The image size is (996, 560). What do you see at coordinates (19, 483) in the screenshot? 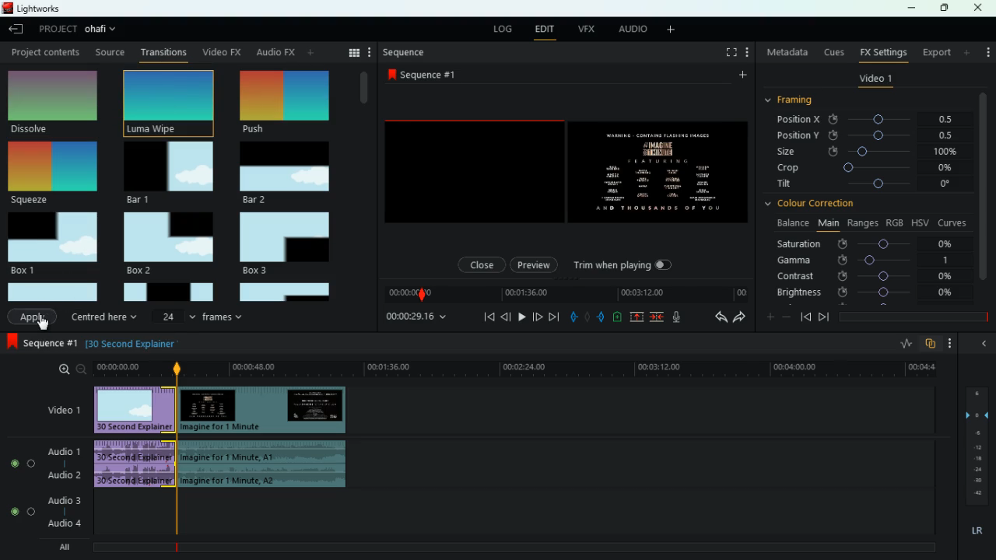
I see `radio button` at bounding box center [19, 483].